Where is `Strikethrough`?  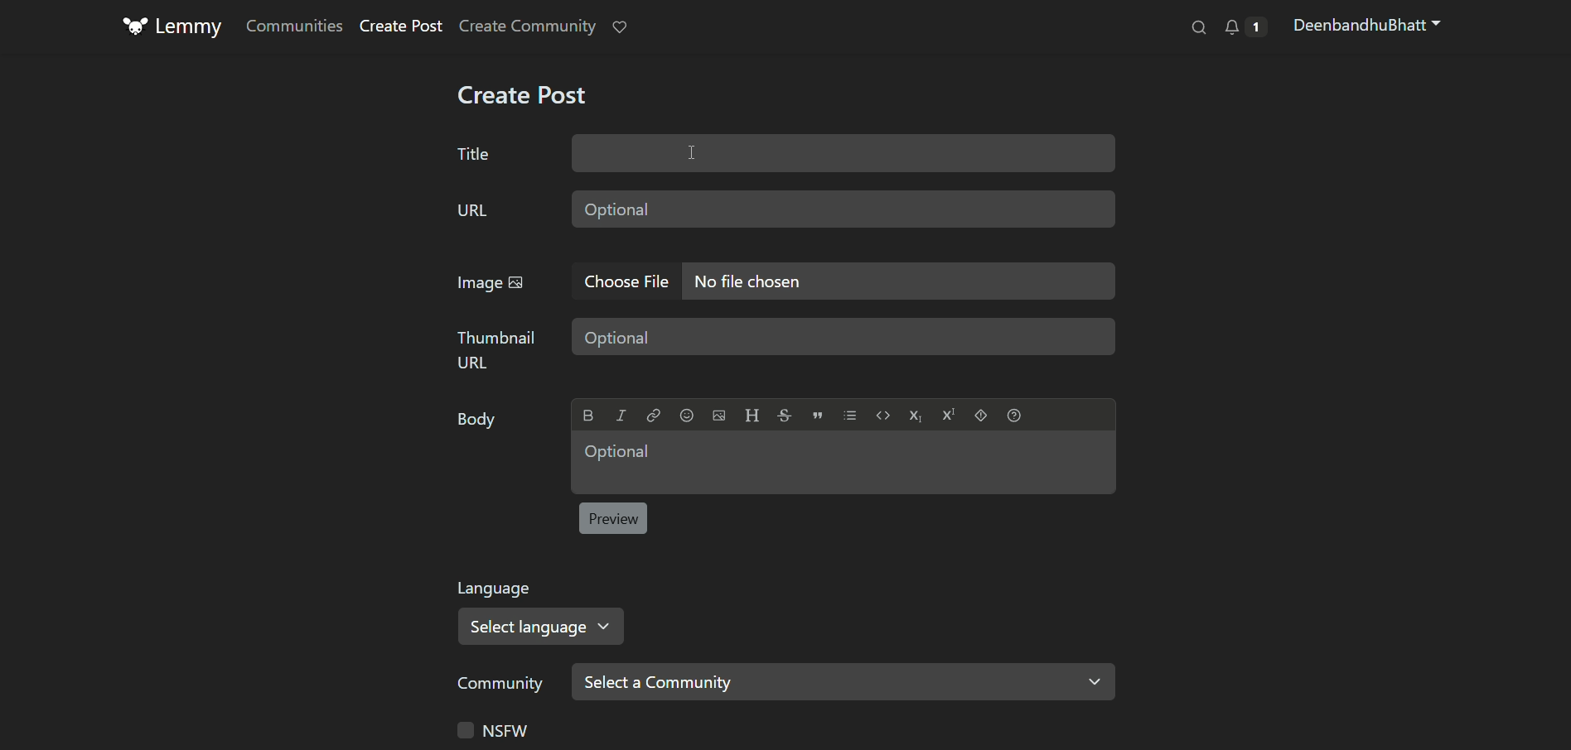 Strikethrough is located at coordinates (785, 416).